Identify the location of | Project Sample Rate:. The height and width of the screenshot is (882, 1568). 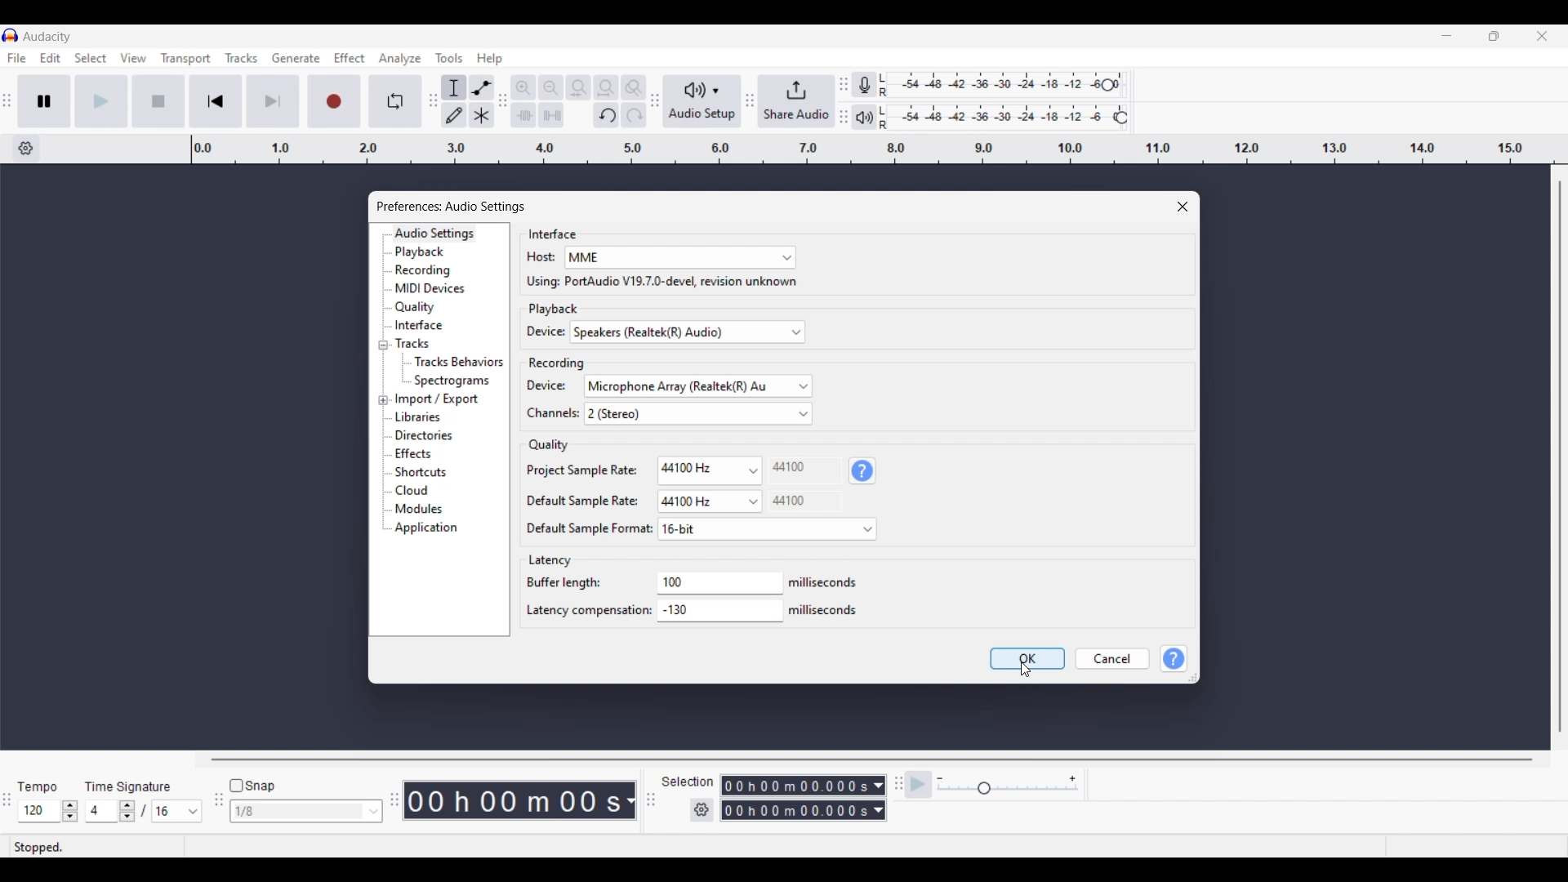
(577, 470).